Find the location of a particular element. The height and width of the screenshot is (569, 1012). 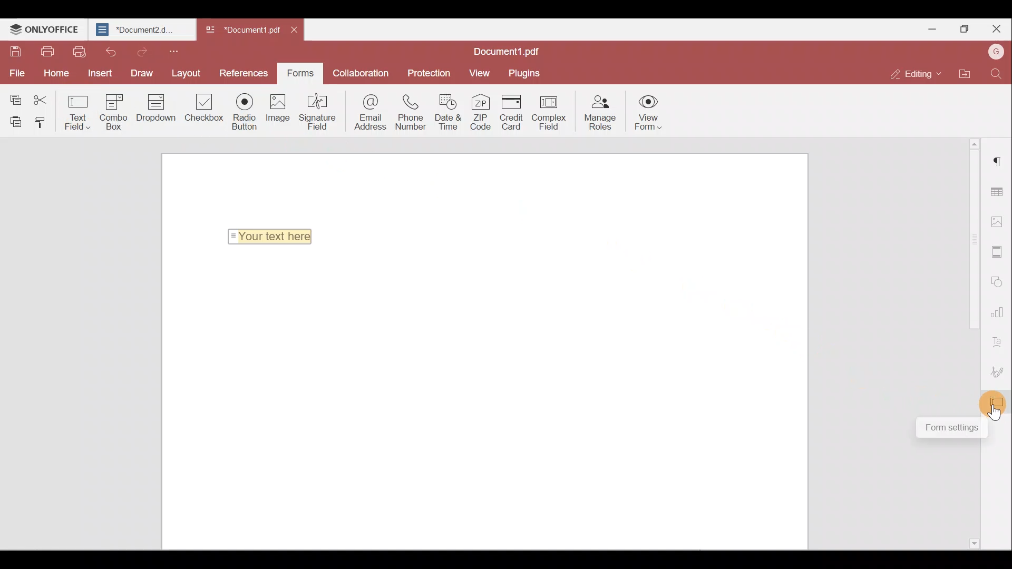

Image is located at coordinates (283, 112).